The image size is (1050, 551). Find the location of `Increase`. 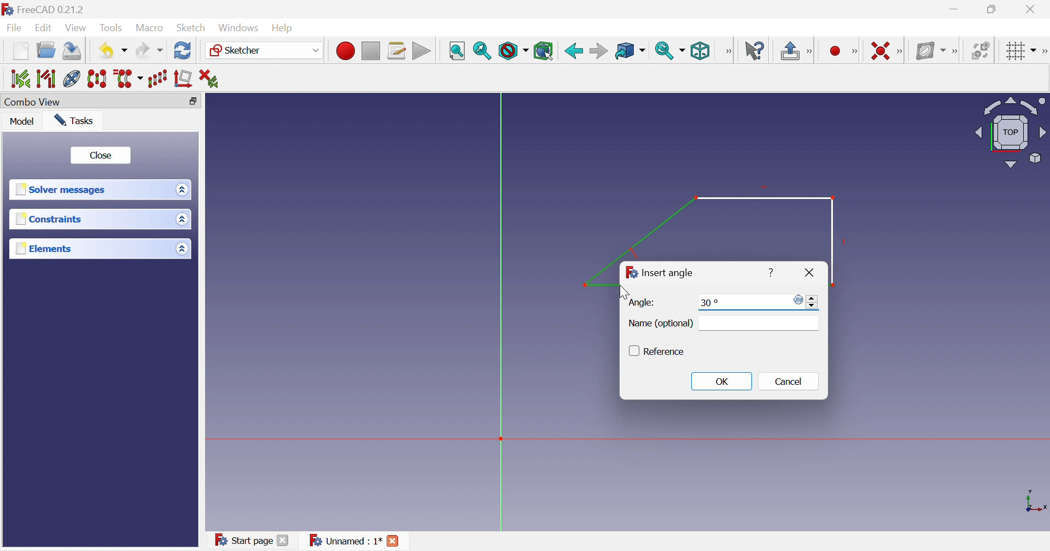

Increase is located at coordinates (813, 297).